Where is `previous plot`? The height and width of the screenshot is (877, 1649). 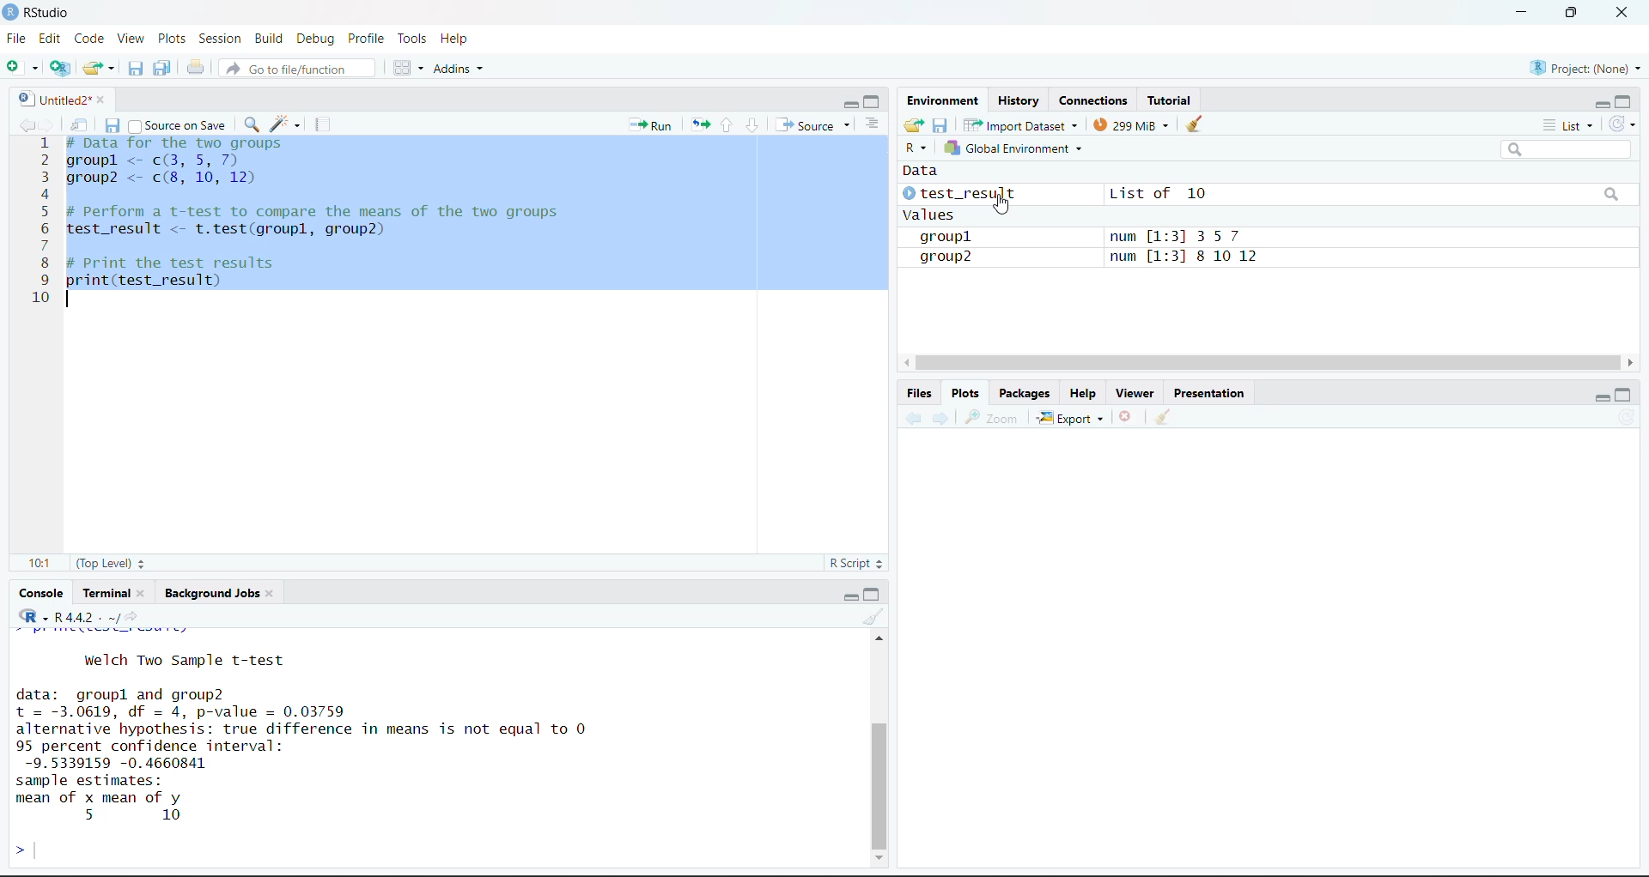 previous plot is located at coordinates (913, 415).